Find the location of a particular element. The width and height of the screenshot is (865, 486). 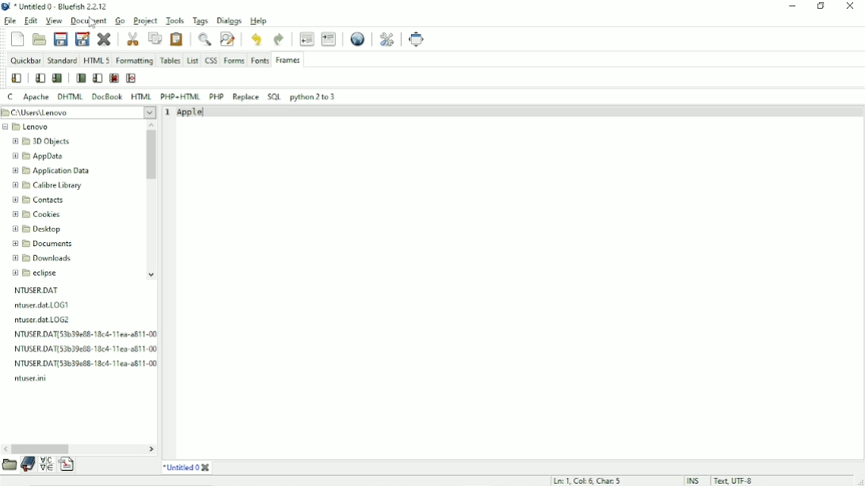

Fullscreen is located at coordinates (416, 38).